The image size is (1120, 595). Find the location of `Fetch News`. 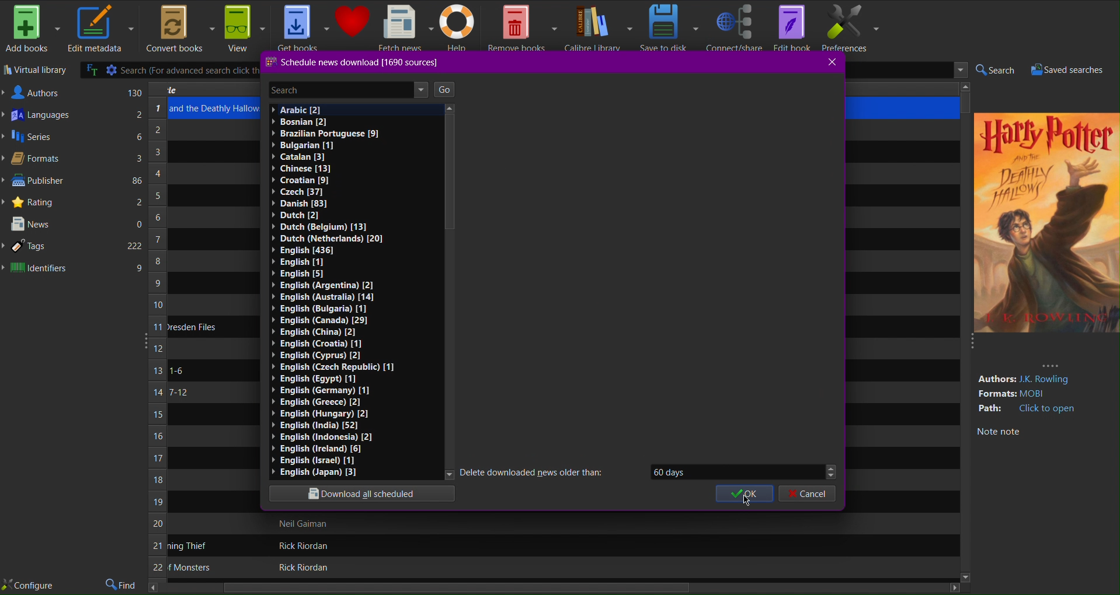

Fetch News is located at coordinates (405, 27).